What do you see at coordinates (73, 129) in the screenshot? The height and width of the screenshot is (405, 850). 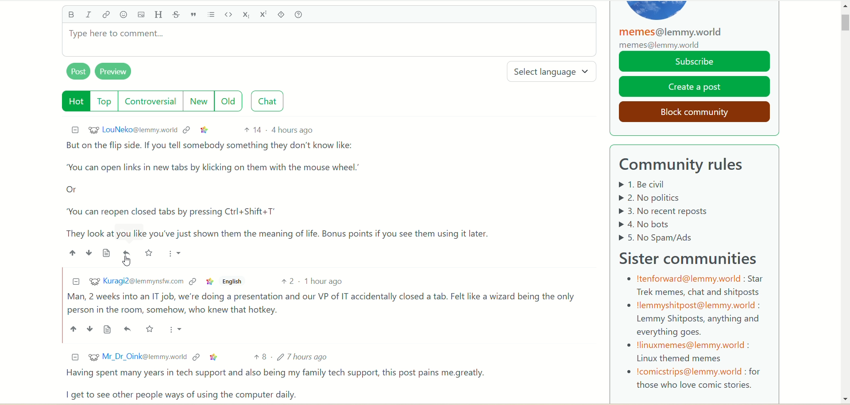 I see `minimize` at bounding box center [73, 129].